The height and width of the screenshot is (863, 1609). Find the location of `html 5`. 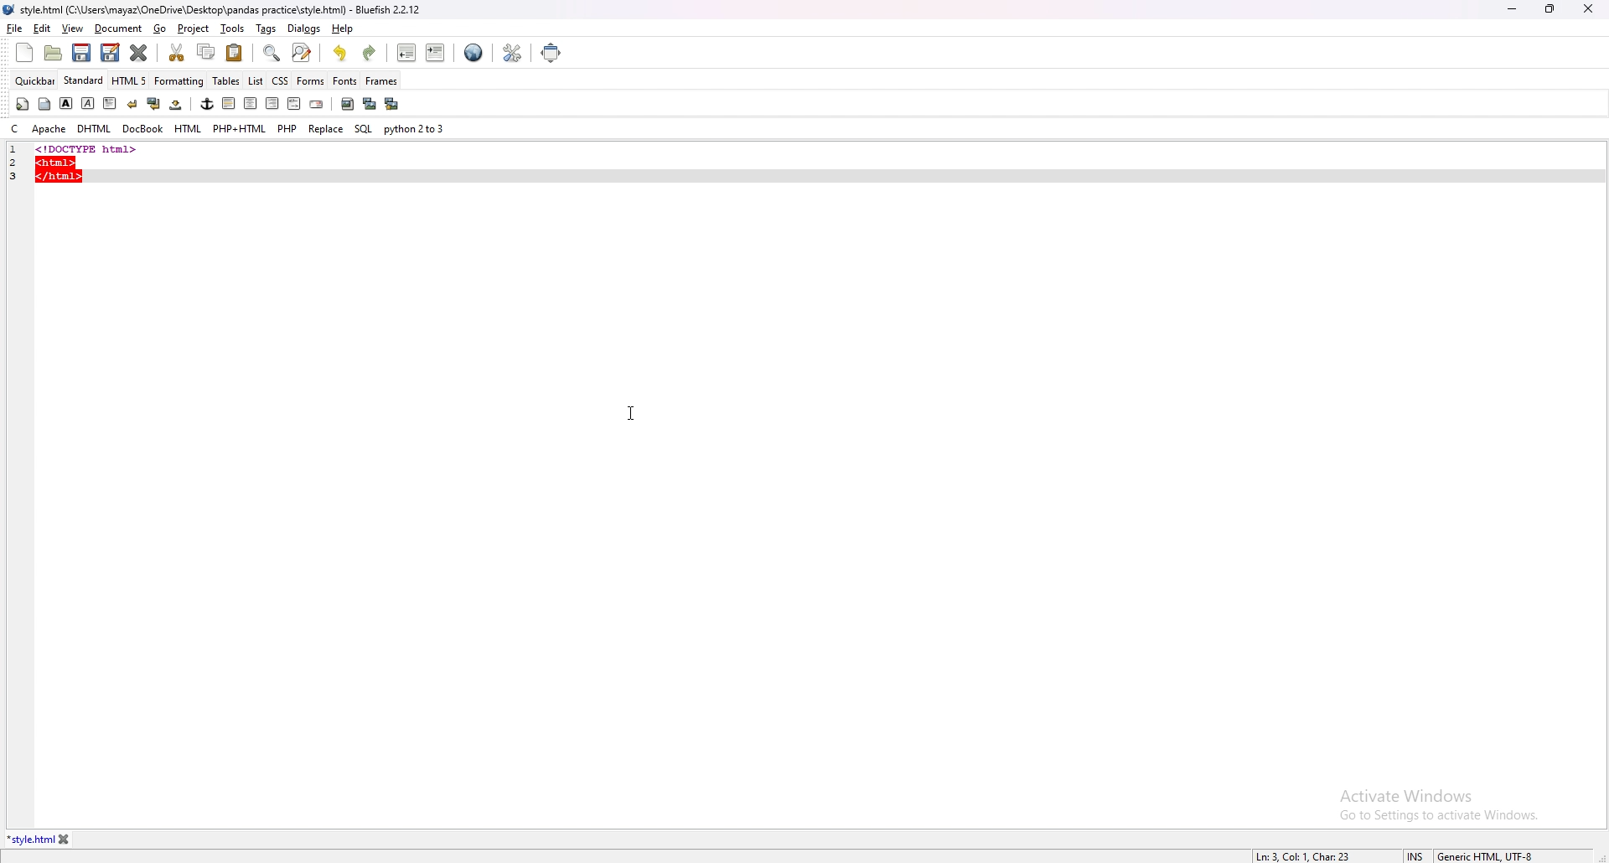

html 5 is located at coordinates (131, 81).